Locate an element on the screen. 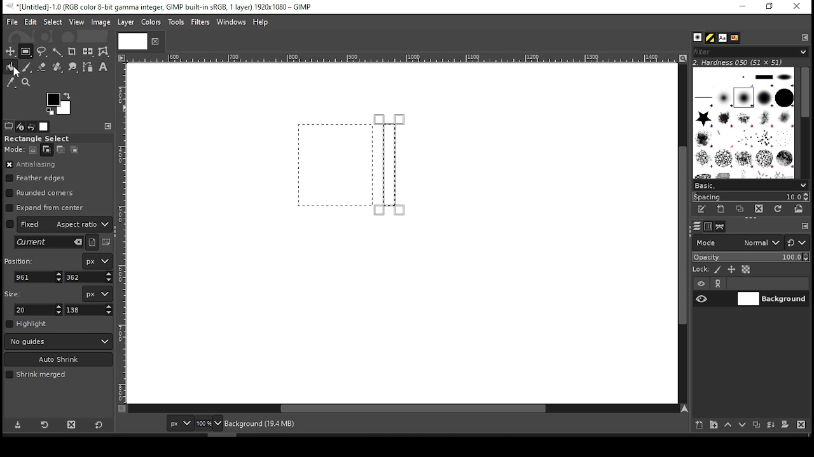 Image resolution: width=814 pixels, height=457 pixels. rectangular selection tool is located at coordinates (27, 51).